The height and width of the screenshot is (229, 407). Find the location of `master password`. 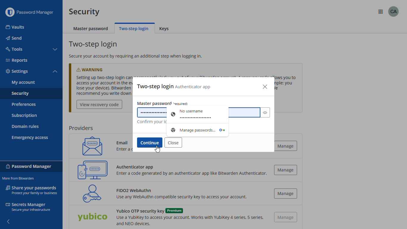

master password is located at coordinates (151, 112).